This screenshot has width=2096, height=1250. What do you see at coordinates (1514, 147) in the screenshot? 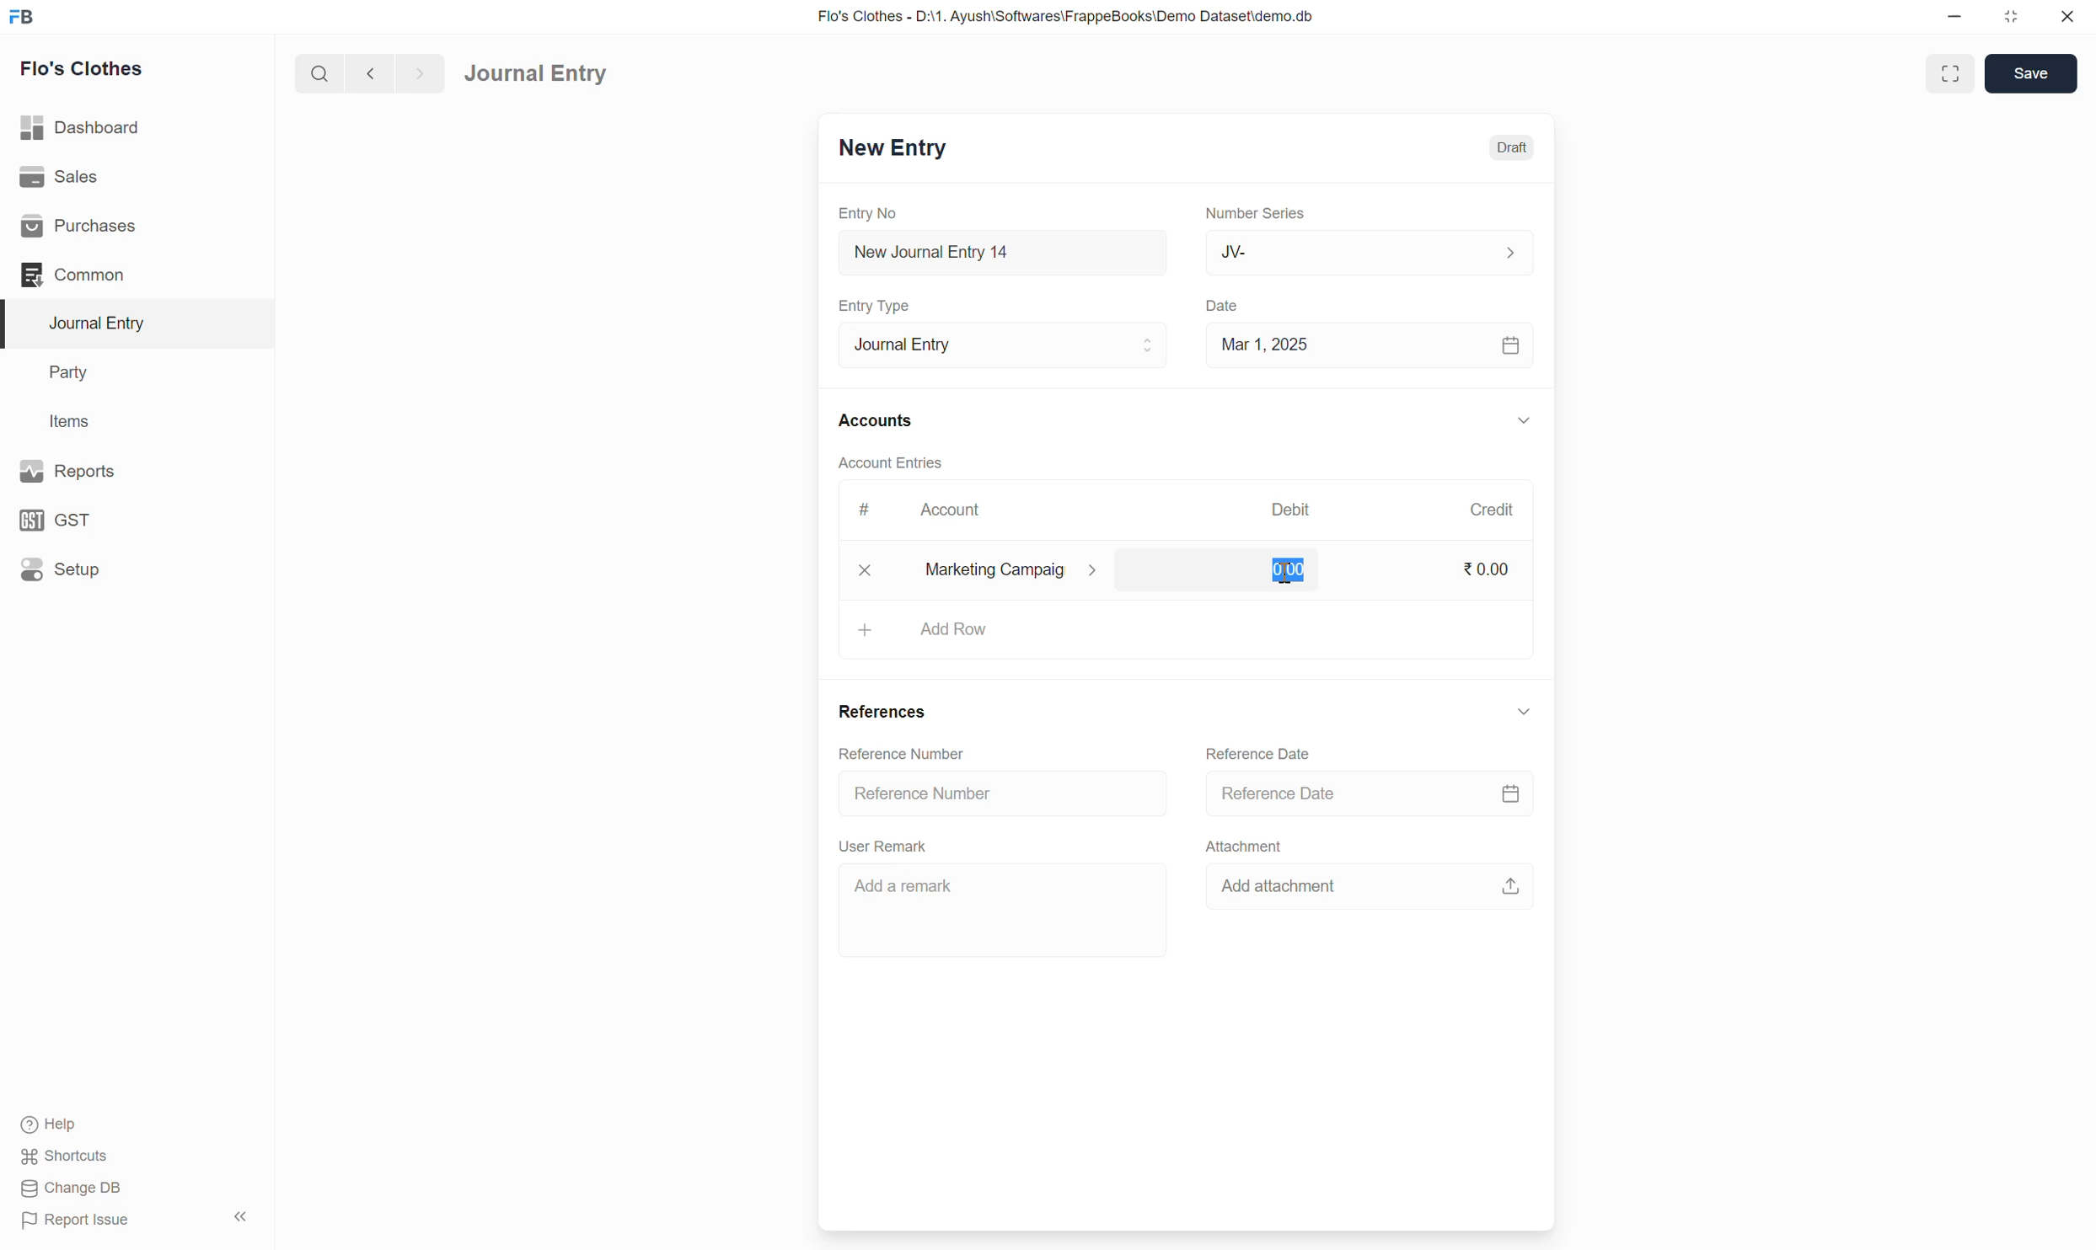
I see `Draft` at bounding box center [1514, 147].